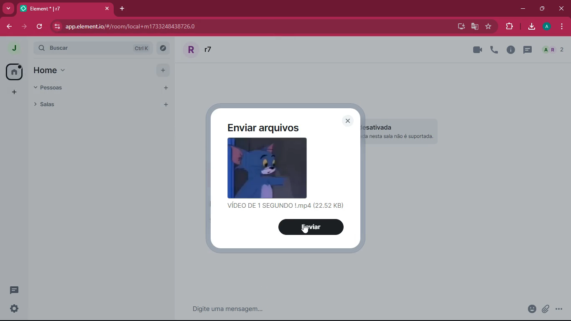 The height and width of the screenshot is (321, 571). Describe the element at coordinates (526, 50) in the screenshot. I see `new message` at that location.